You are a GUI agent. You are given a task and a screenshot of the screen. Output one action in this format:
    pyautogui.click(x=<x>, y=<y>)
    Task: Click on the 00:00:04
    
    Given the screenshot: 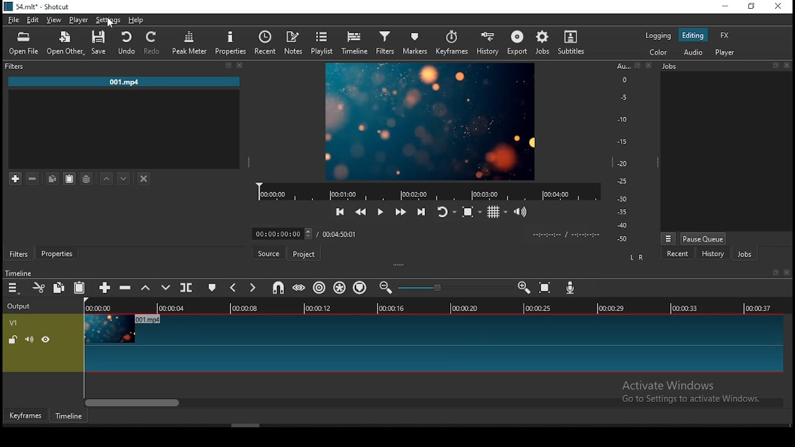 What is the action you would take?
    pyautogui.click(x=173, y=308)
    